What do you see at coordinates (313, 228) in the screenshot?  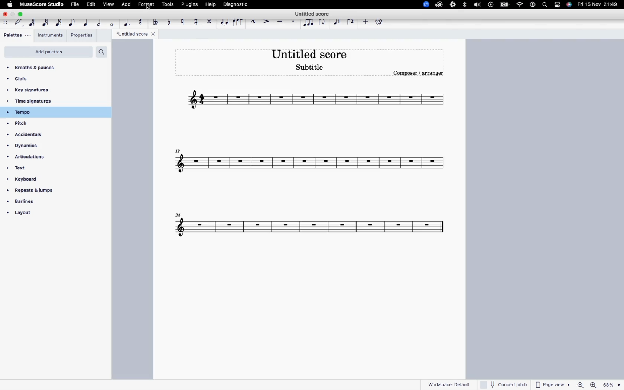 I see `score` at bounding box center [313, 228].